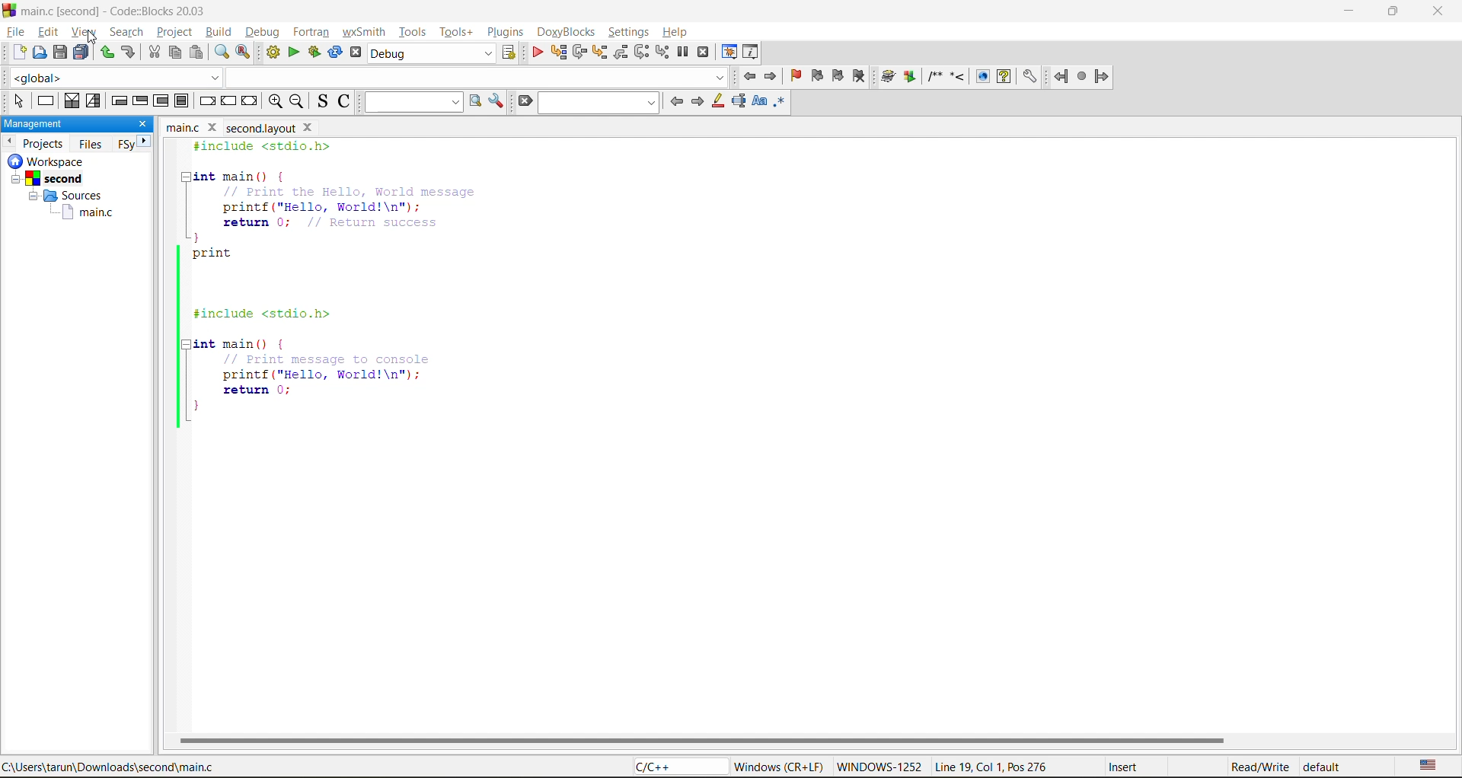 Image resolution: width=1462 pixels, height=778 pixels. I want to click on new, so click(14, 55).